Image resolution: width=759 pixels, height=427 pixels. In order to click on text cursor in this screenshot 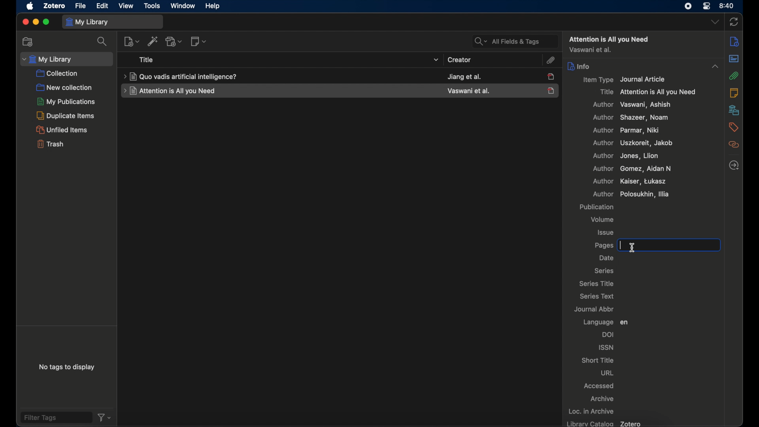, I will do `click(637, 249)`.